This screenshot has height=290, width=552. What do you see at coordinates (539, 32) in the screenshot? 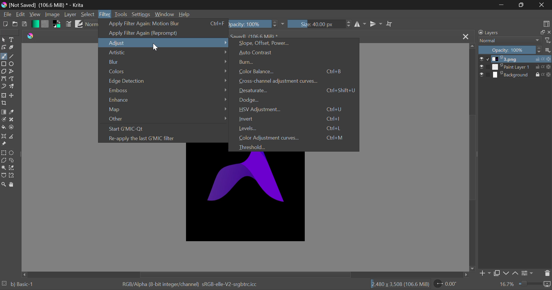
I see `maximize` at bounding box center [539, 32].